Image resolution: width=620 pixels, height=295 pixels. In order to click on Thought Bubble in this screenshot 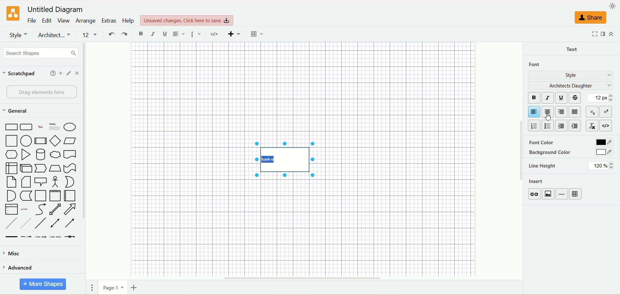, I will do `click(56, 155)`.